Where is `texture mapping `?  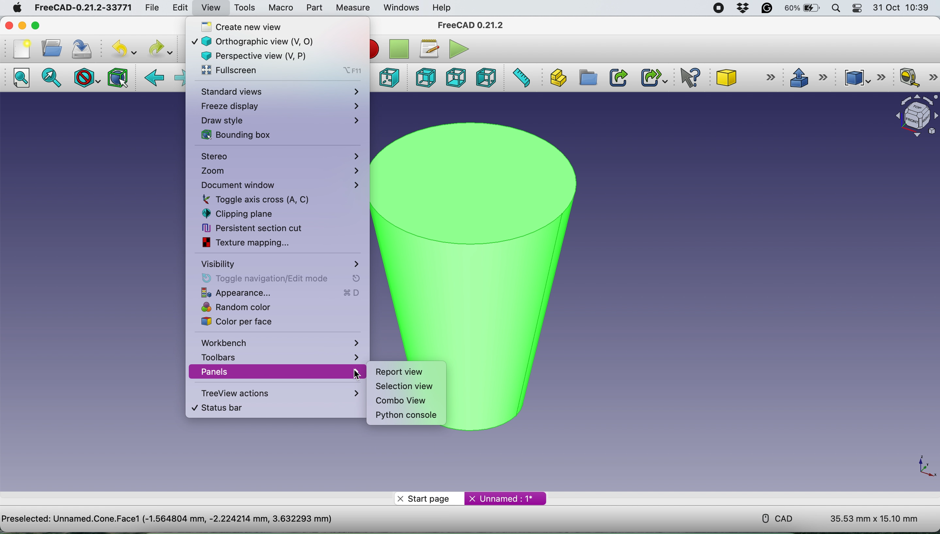
texture mapping  is located at coordinates (258, 242).